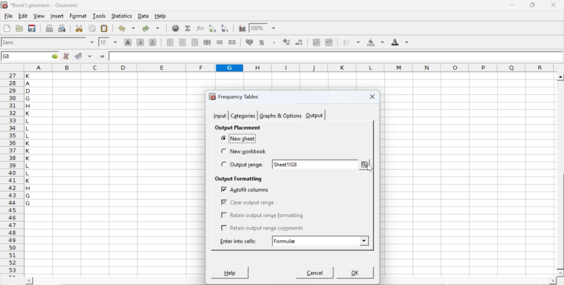  Describe the element at coordinates (23, 16) in the screenshot. I see `edit` at that location.